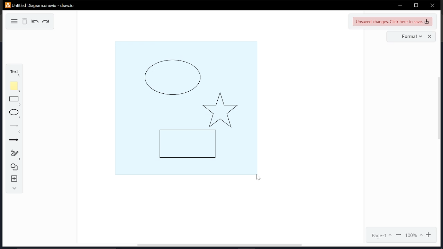 The image size is (443, 249). Describe the element at coordinates (46, 22) in the screenshot. I see `redo` at that location.